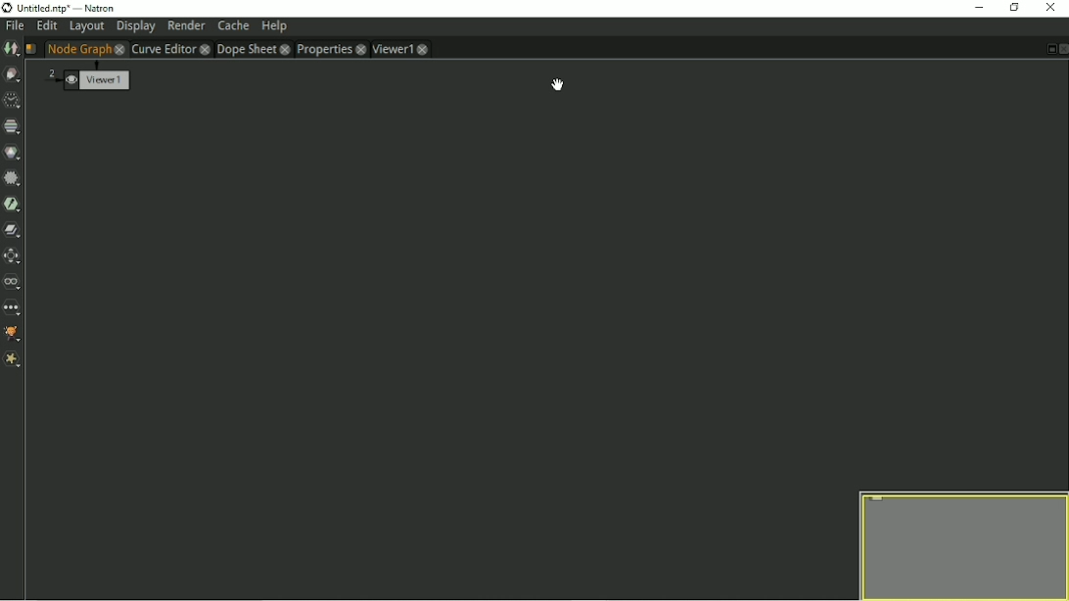 The image size is (1069, 601). What do you see at coordinates (13, 231) in the screenshot?
I see `Merge` at bounding box center [13, 231].